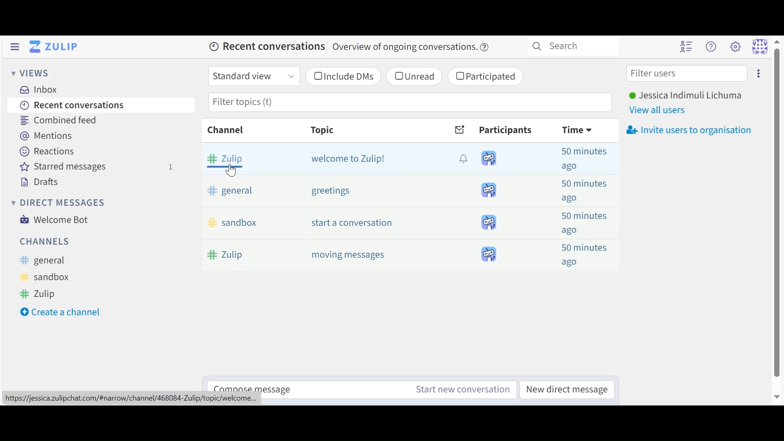 The width and height of the screenshot is (784, 441). Describe the element at coordinates (53, 46) in the screenshot. I see `Go to Home (Imbox)` at that location.